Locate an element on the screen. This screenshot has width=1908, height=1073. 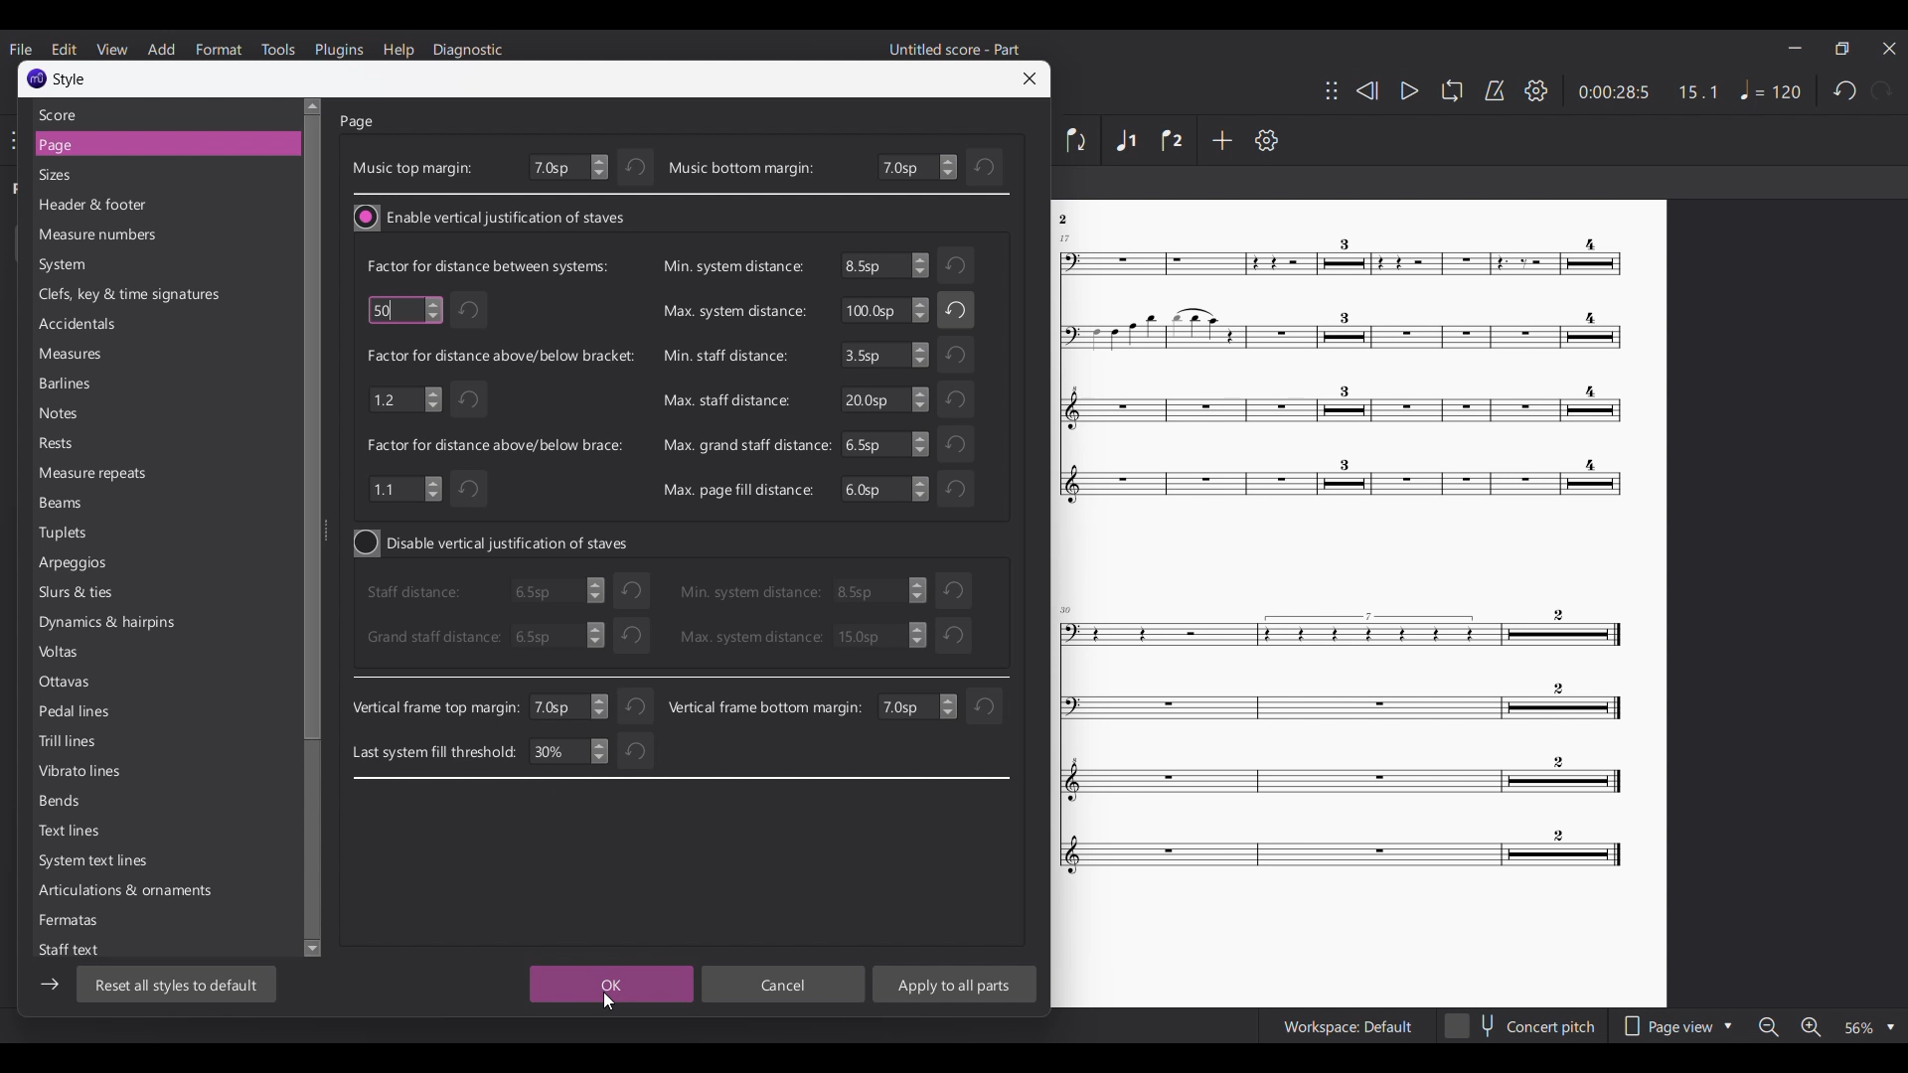
Voice 2 is located at coordinates (1173, 140).